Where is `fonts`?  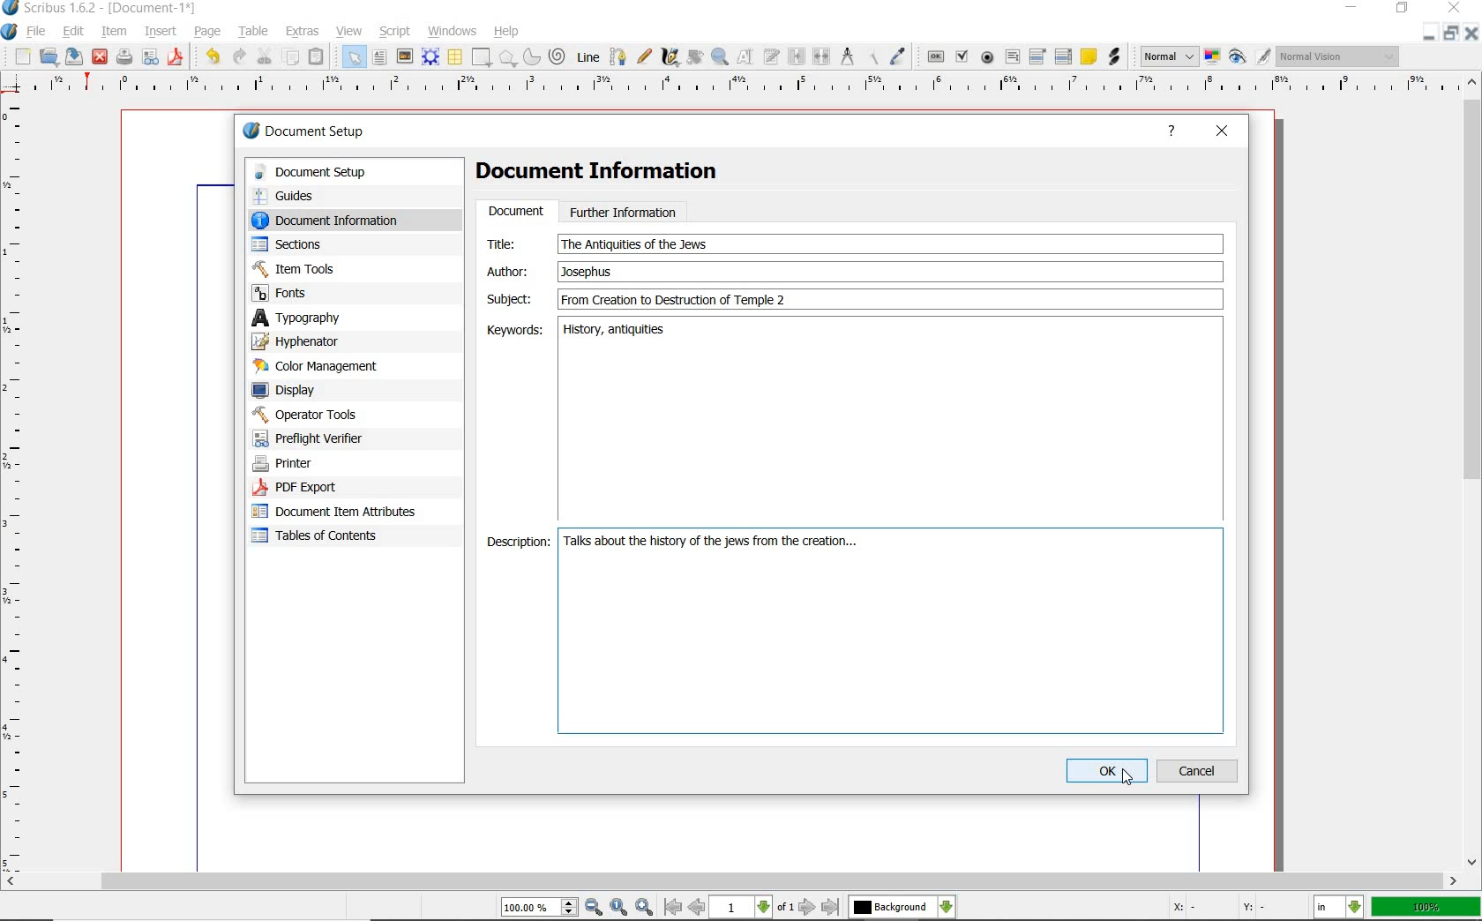 fonts is located at coordinates (334, 294).